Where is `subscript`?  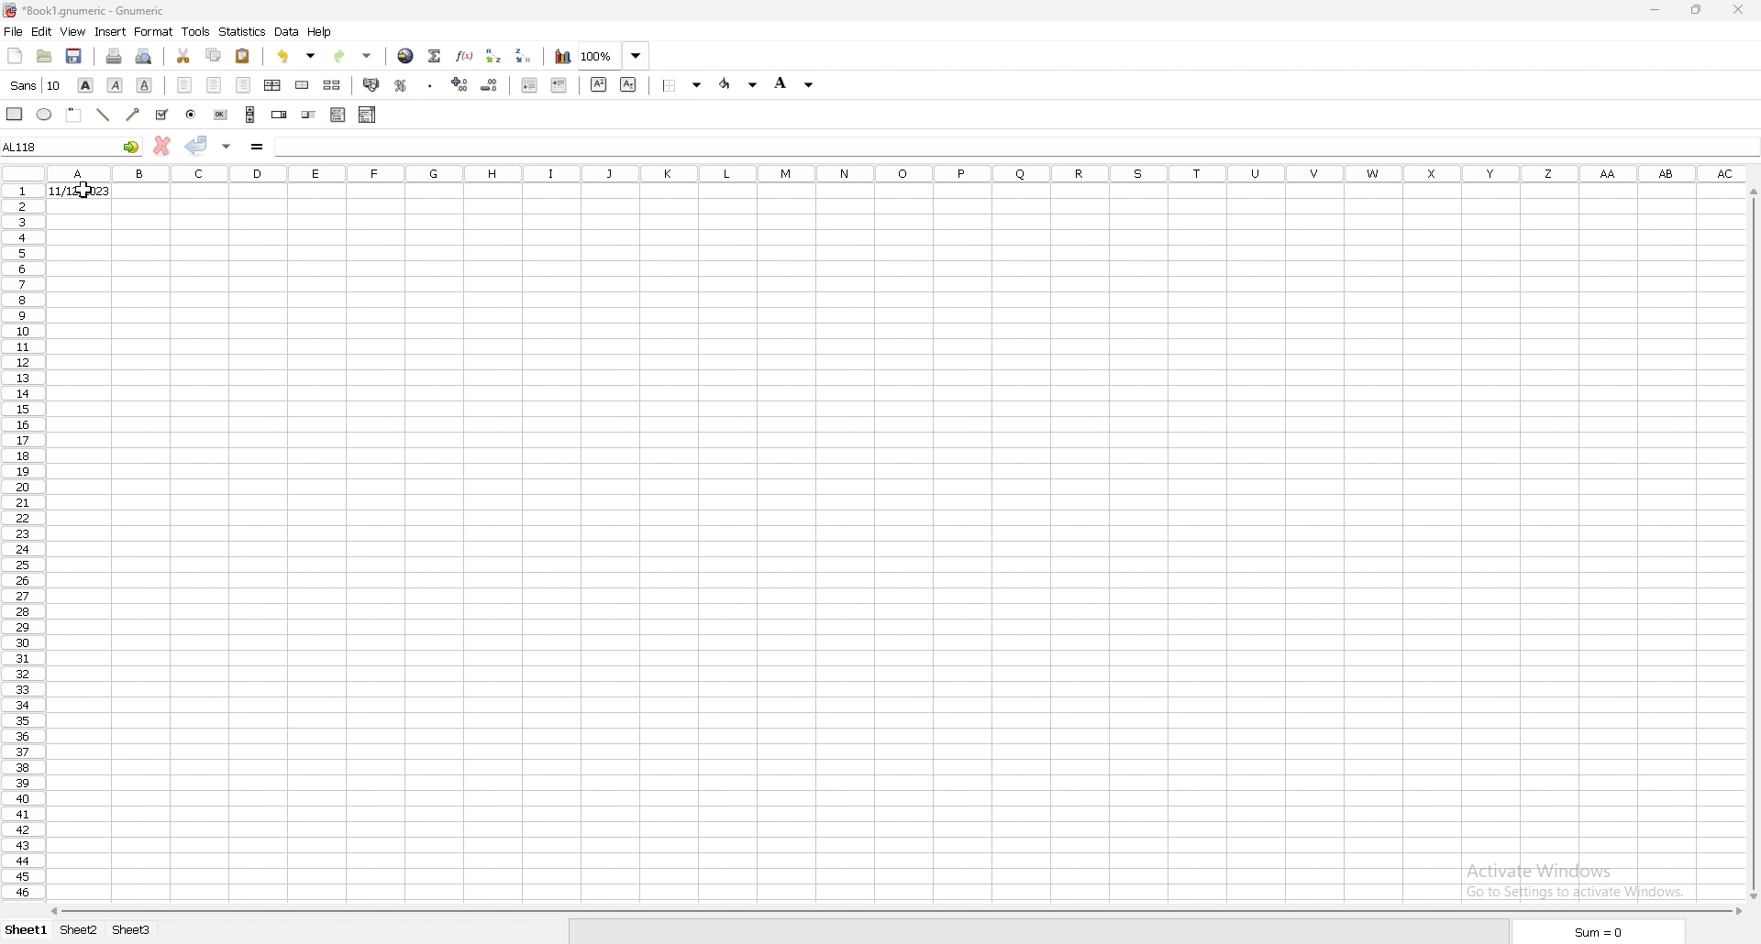 subscript is located at coordinates (628, 84).